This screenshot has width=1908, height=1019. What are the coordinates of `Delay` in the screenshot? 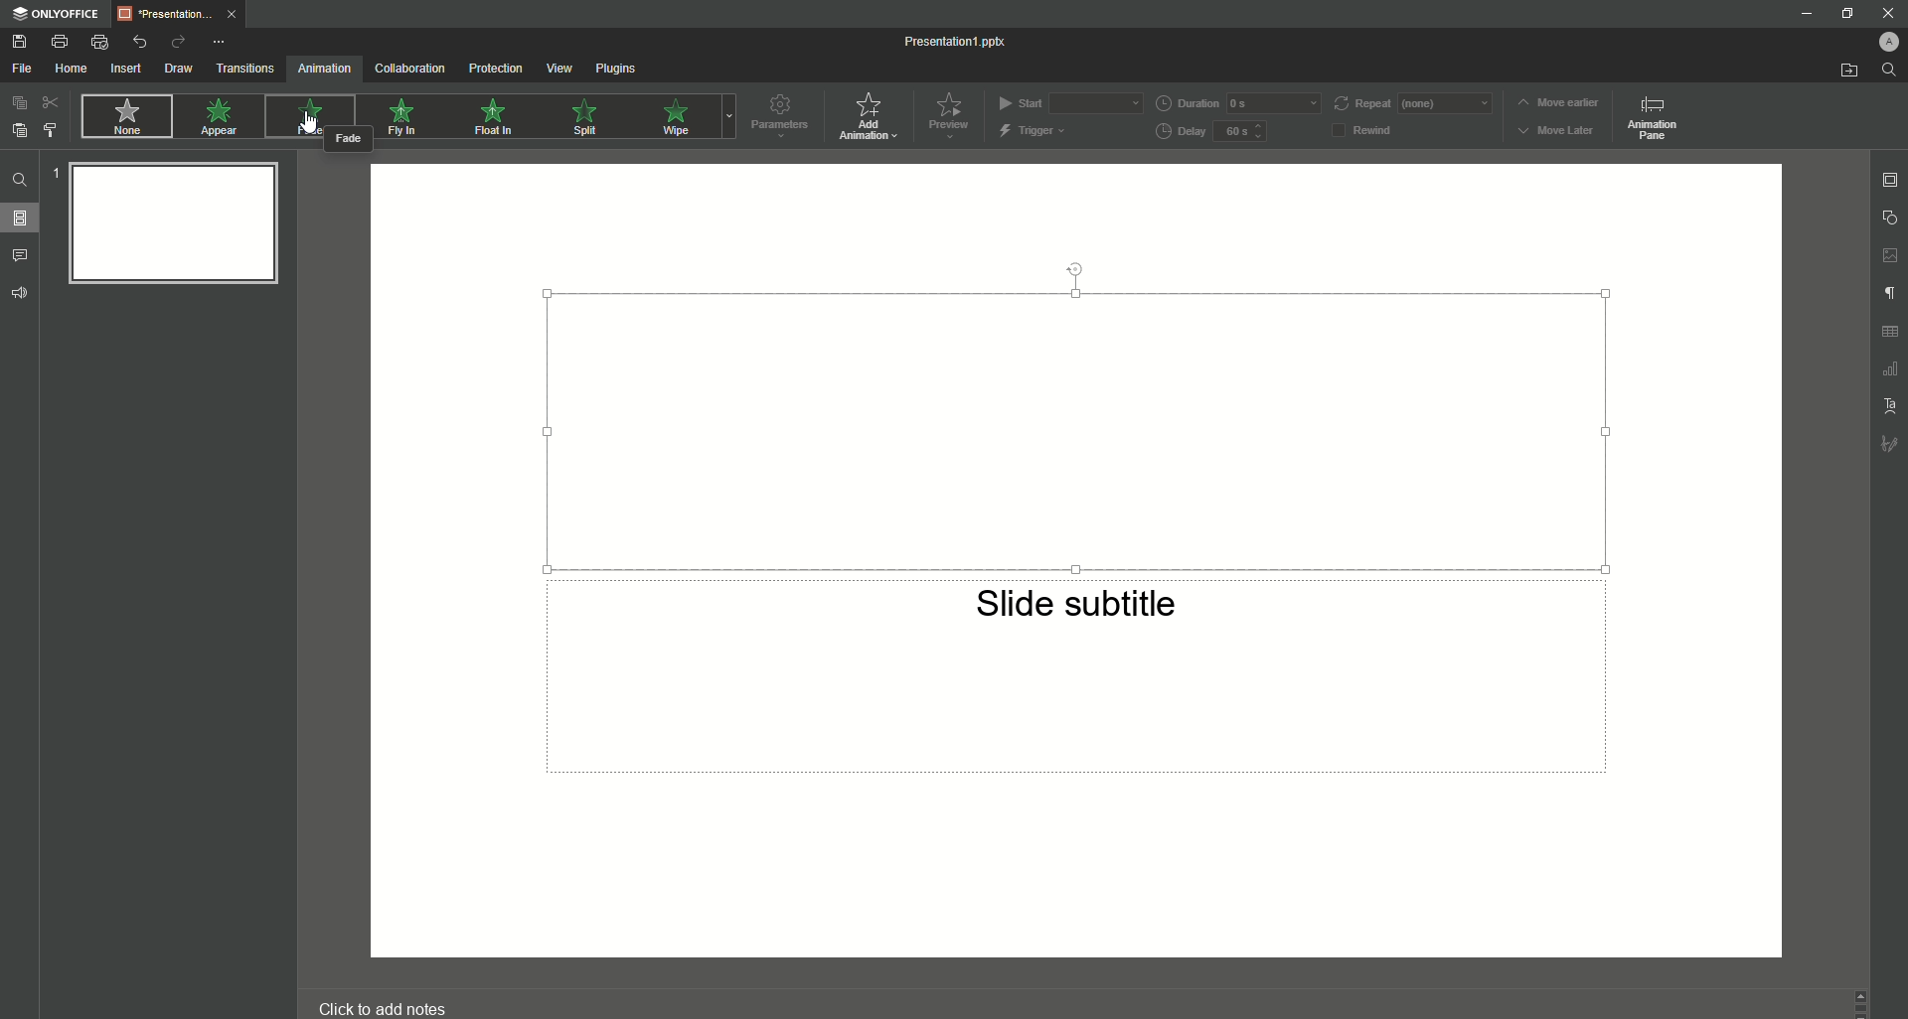 It's located at (1218, 132).